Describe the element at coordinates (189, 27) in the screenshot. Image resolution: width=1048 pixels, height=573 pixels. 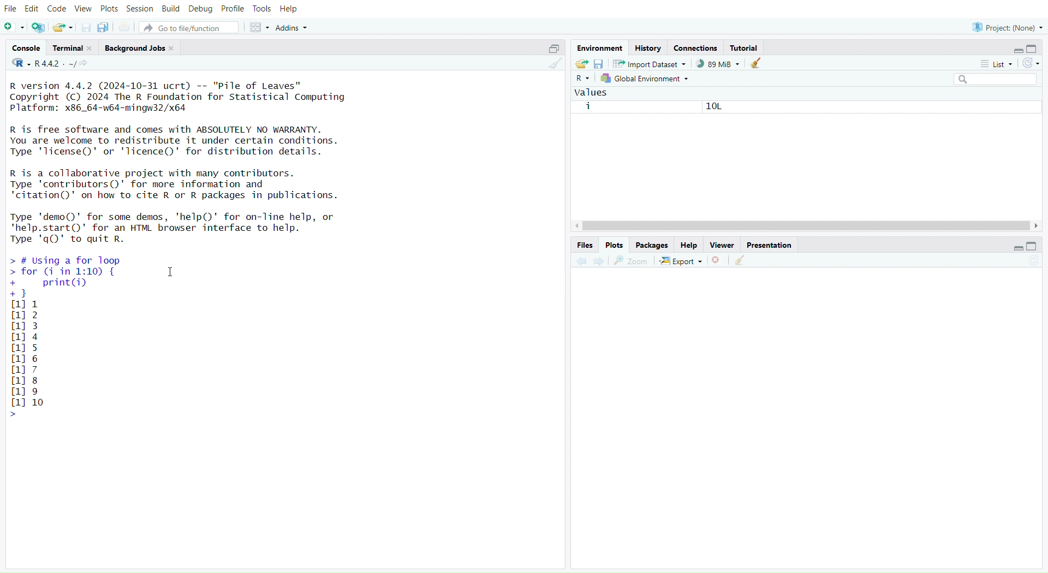
I see `go to file/function` at that location.